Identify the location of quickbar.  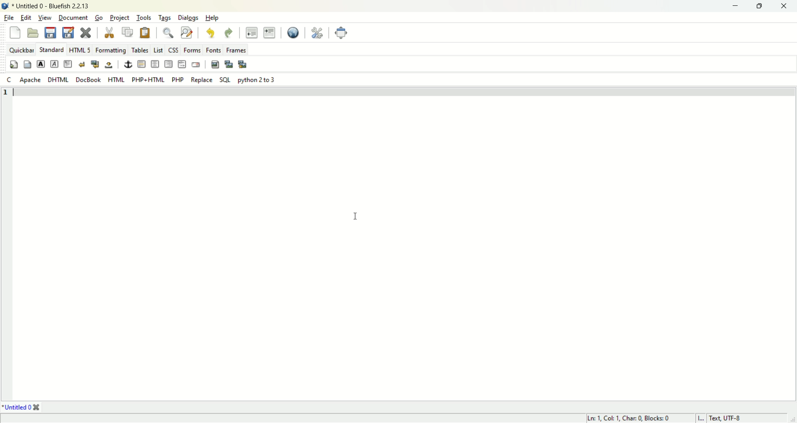
(20, 50).